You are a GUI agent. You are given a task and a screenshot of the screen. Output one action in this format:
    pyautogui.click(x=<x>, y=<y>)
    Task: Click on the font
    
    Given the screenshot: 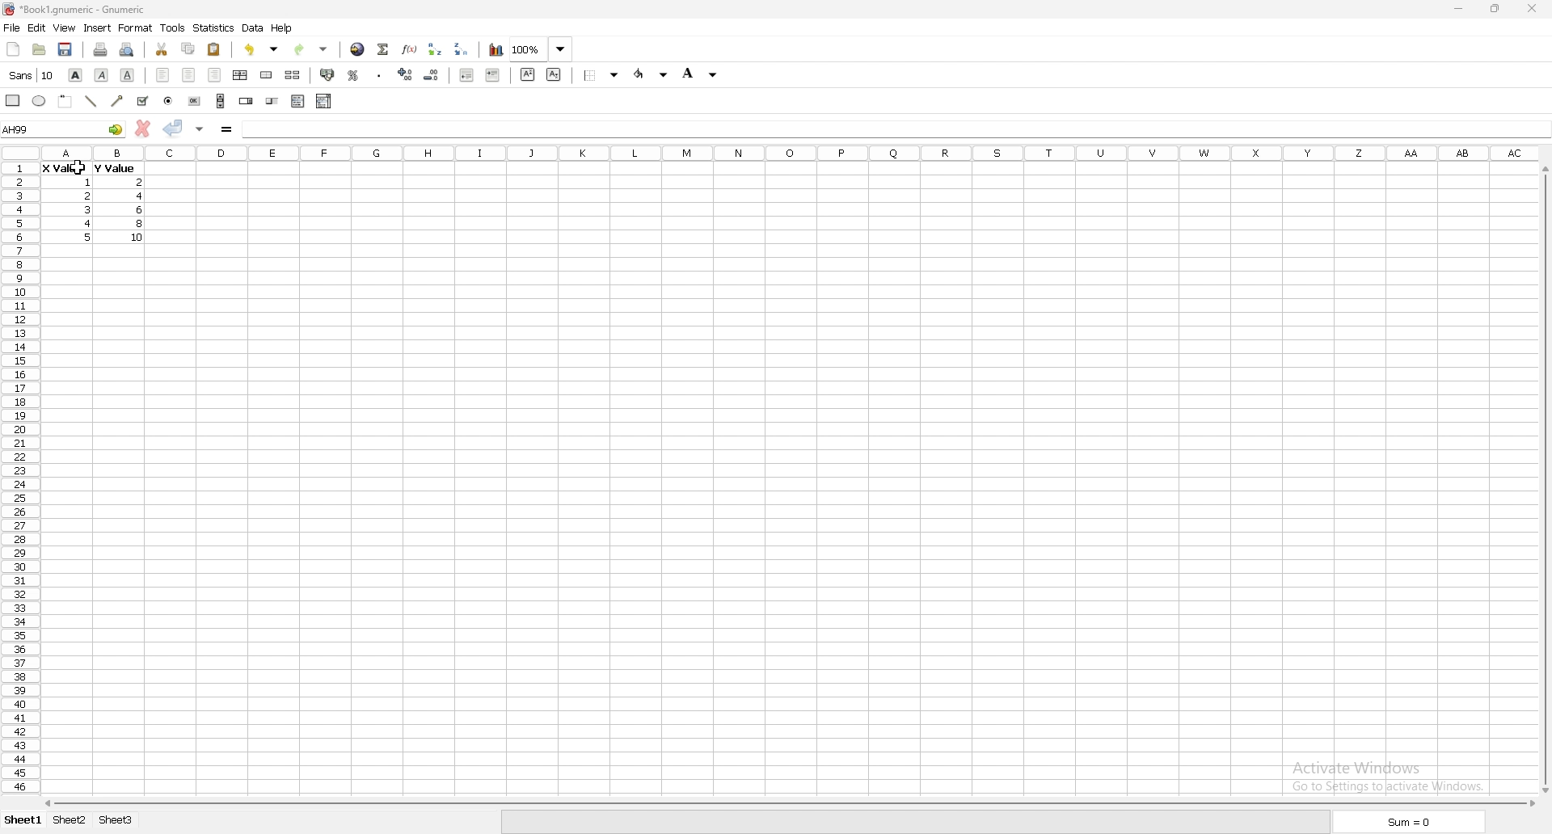 What is the action you would take?
    pyautogui.click(x=32, y=75)
    